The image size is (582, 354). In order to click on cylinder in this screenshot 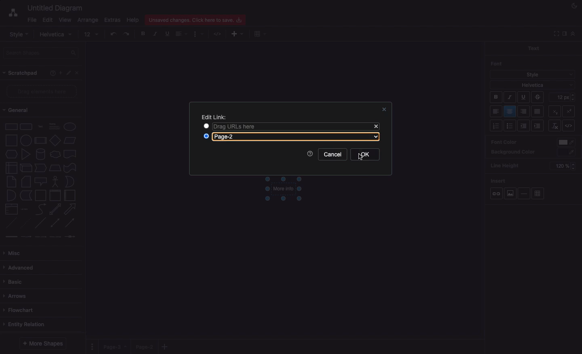, I will do `click(41, 154)`.